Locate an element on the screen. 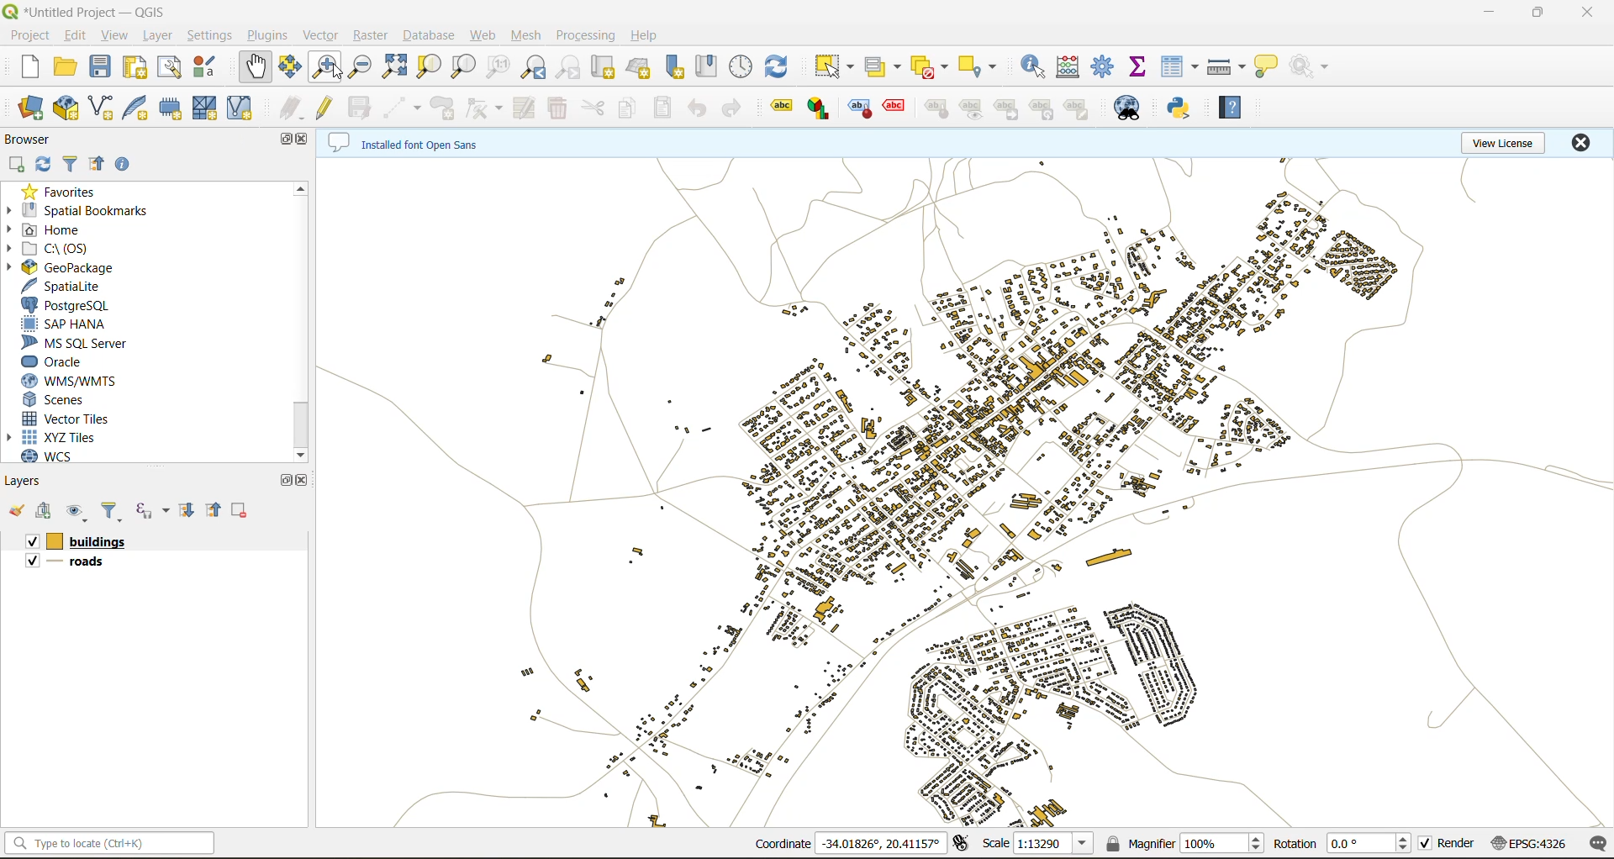 This screenshot has width=1614, height=859. new mesh layer is located at coordinates (207, 110).